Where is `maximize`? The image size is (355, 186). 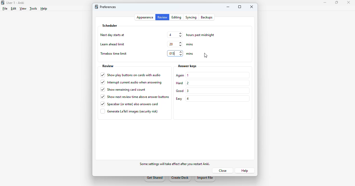
maximize is located at coordinates (240, 7).